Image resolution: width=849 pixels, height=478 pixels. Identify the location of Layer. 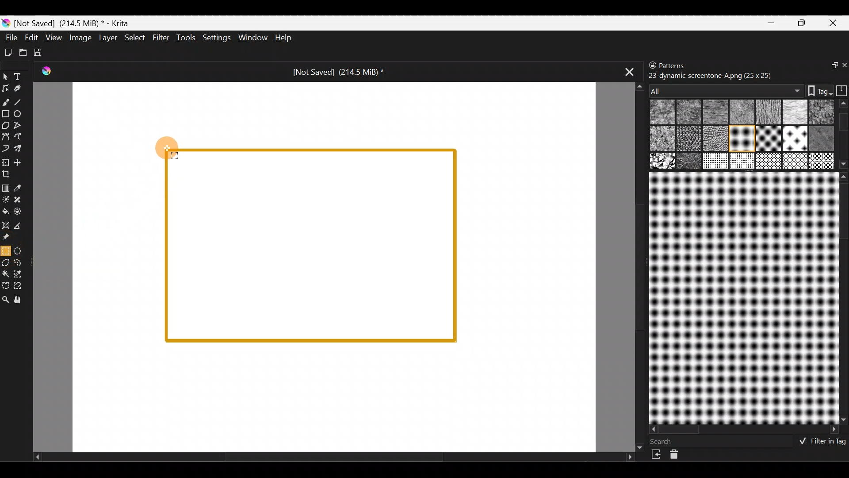
(107, 38).